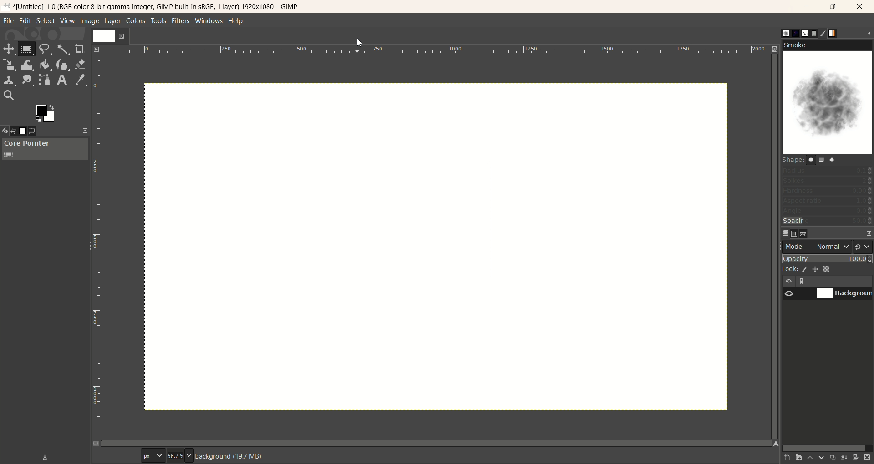 Image resolution: width=874 pixels, height=464 pixels. What do you see at coordinates (416, 222) in the screenshot?
I see `shape` at bounding box center [416, 222].